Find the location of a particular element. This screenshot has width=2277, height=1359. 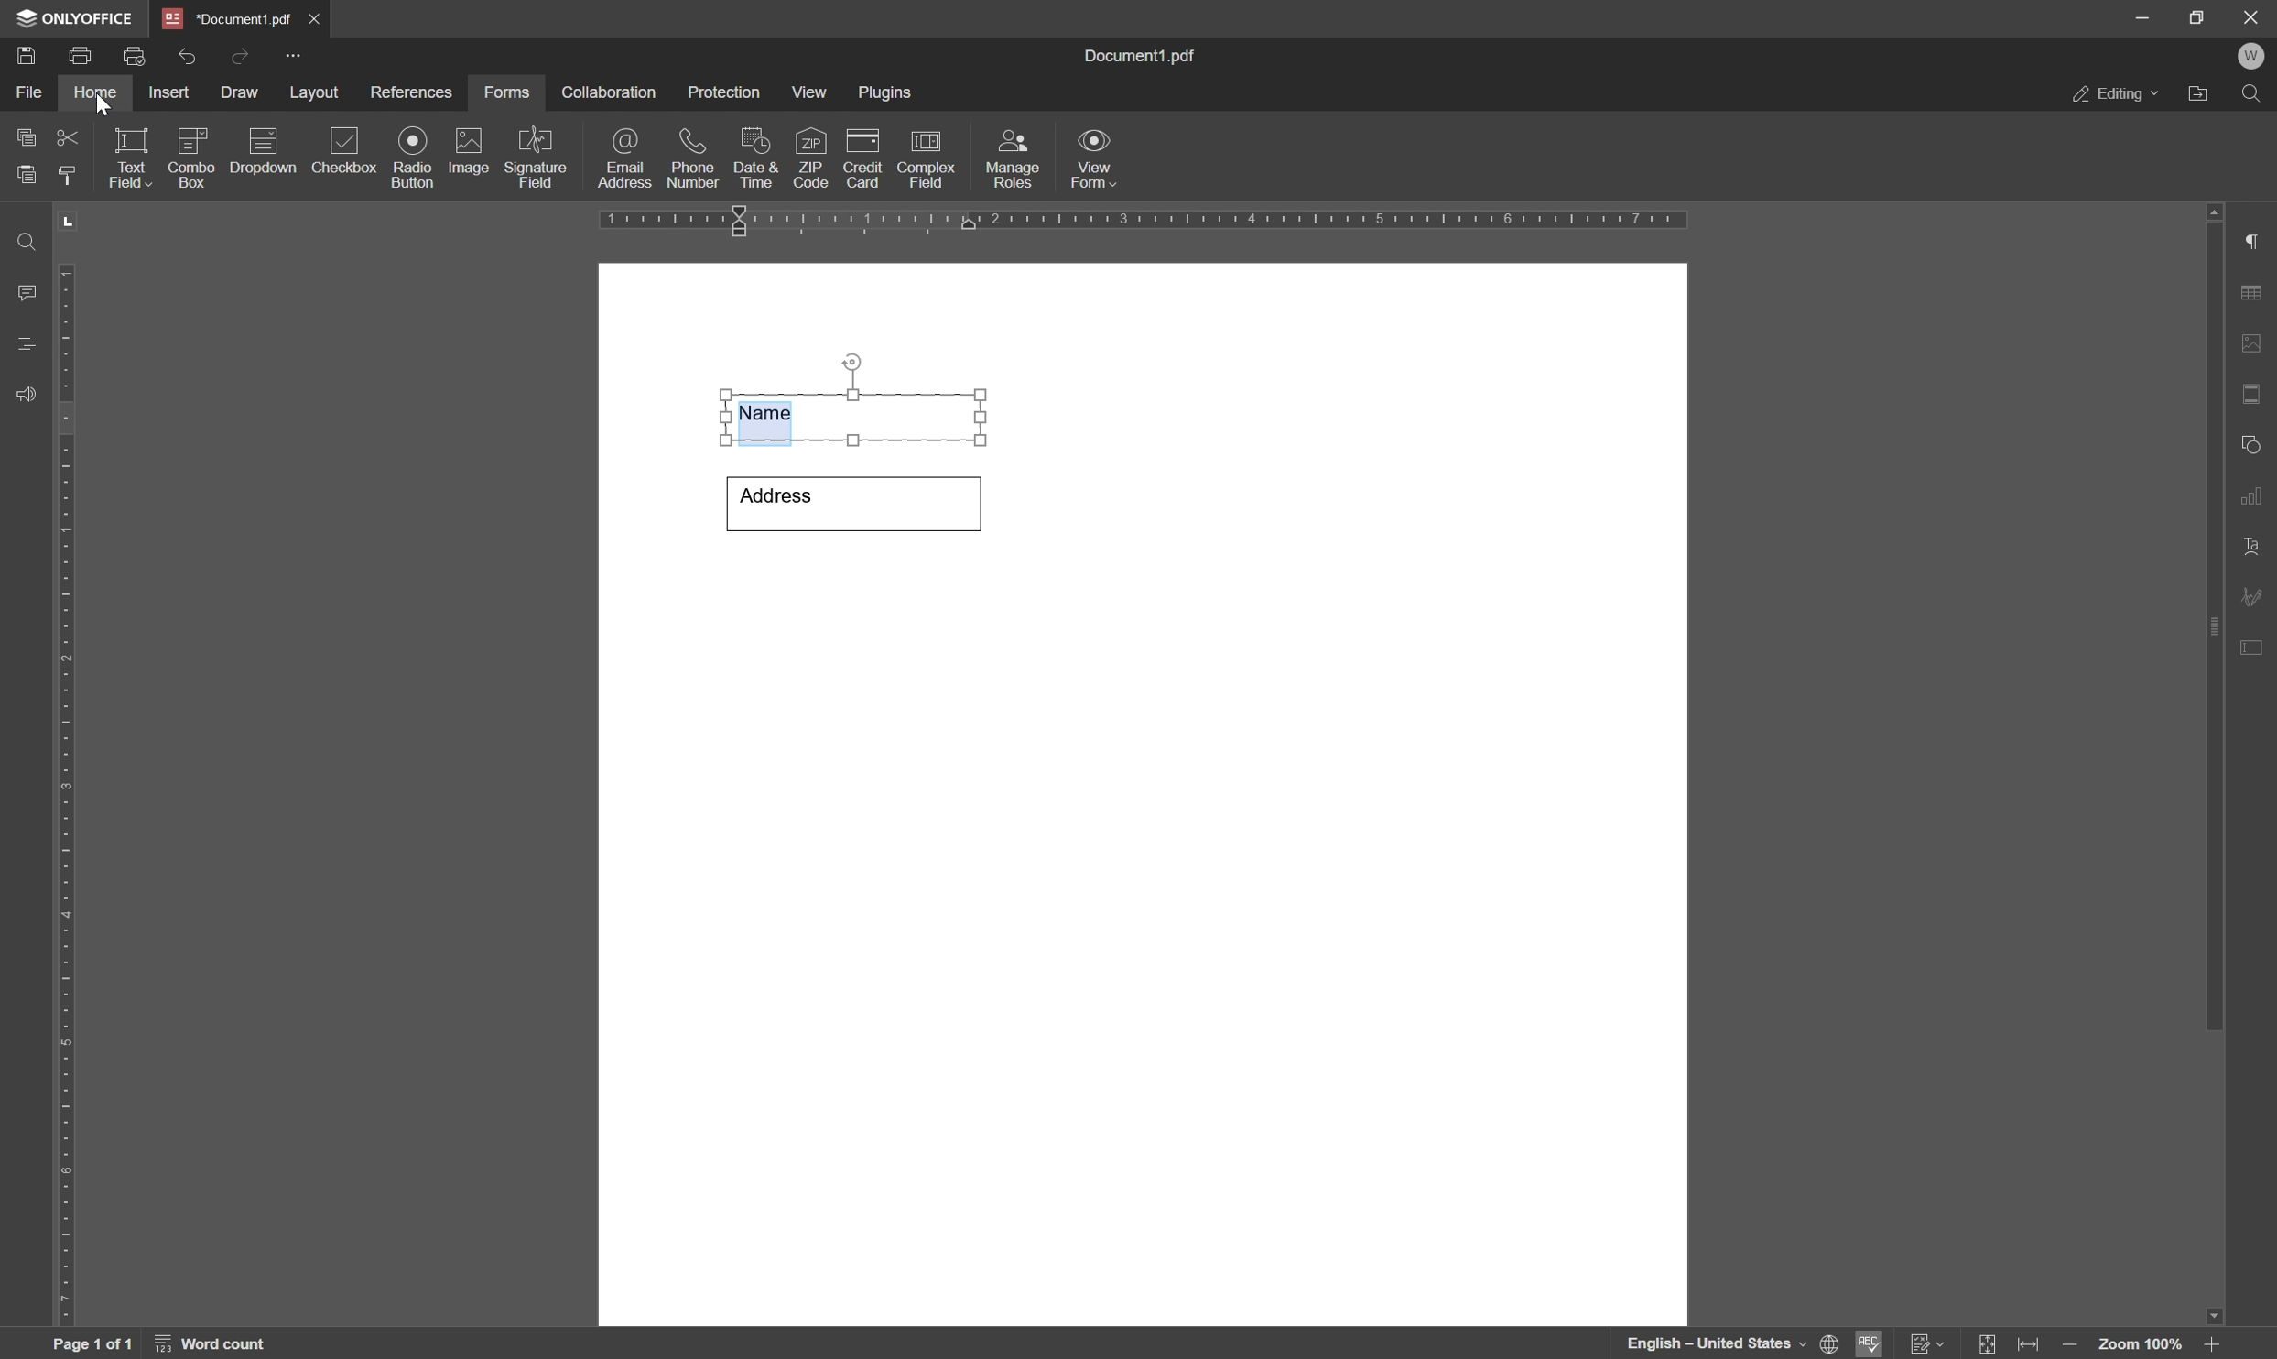

draw is located at coordinates (239, 94).